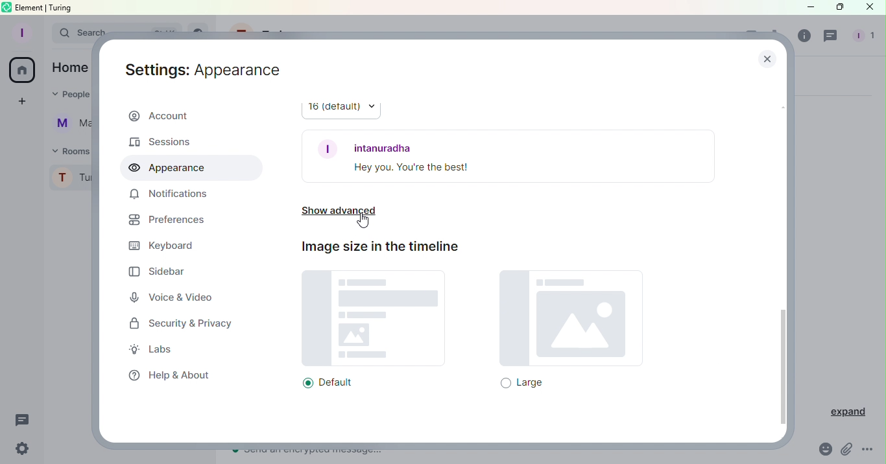  I want to click on Room info, so click(804, 35).